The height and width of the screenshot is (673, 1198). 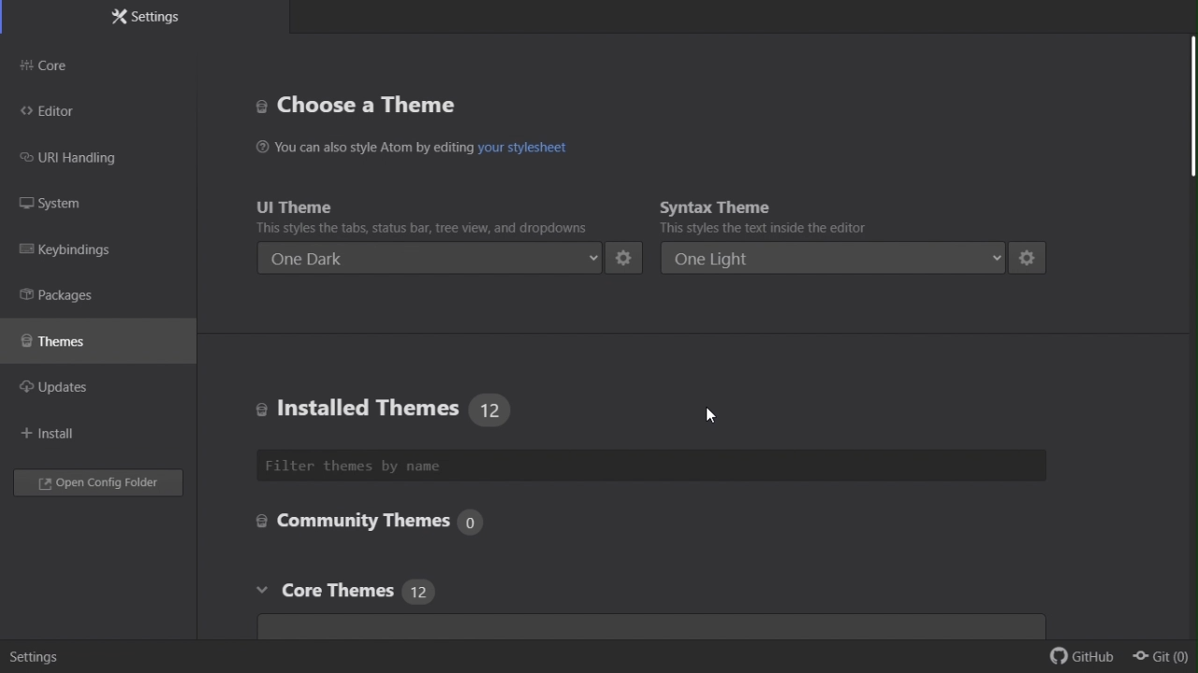 What do you see at coordinates (78, 347) in the screenshot?
I see `Themes` at bounding box center [78, 347].